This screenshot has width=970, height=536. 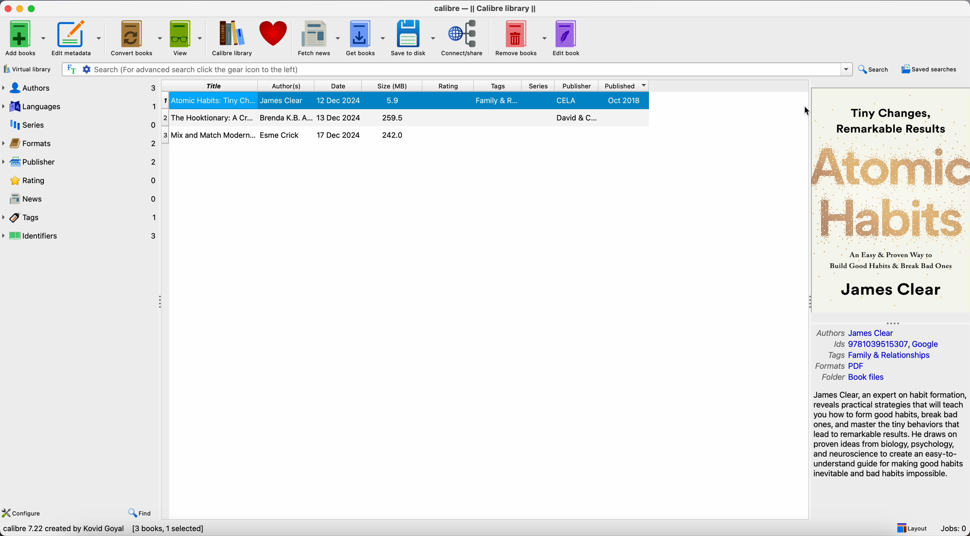 What do you see at coordinates (866, 377) in the screenshot?
I see `Folder Book files` at bounding box center [866, 377].